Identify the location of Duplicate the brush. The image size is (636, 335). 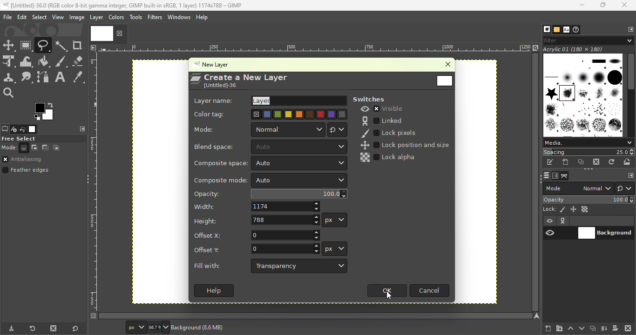
(581, 163).